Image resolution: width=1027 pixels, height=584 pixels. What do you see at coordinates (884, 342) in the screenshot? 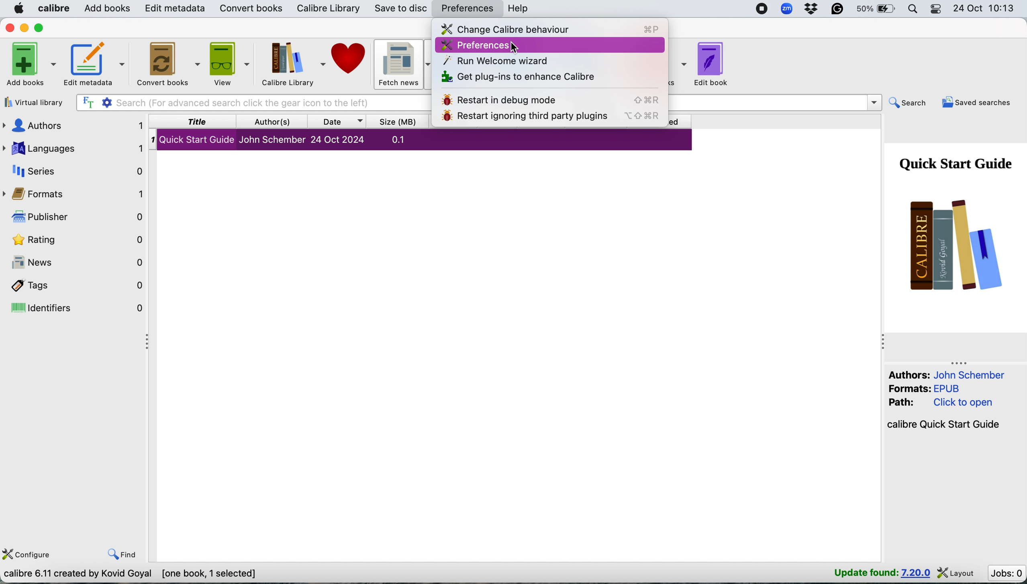
I see `collapse` at bounding box center [884, 342].